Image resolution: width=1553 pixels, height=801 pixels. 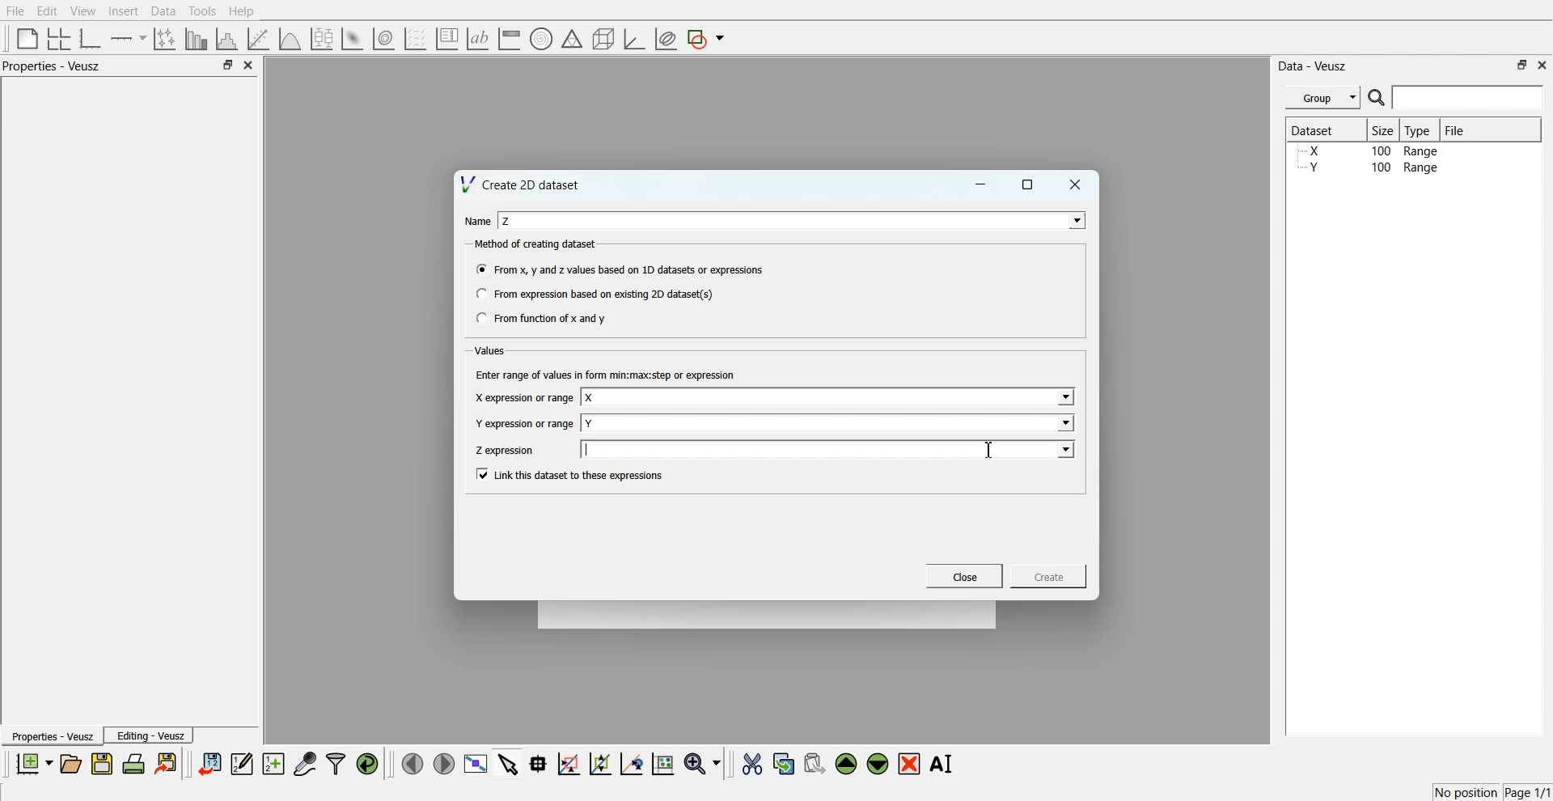 What do you see at coordinates (590, 398) in the screenshot?
I see `X` at bounding box center [590, 398].